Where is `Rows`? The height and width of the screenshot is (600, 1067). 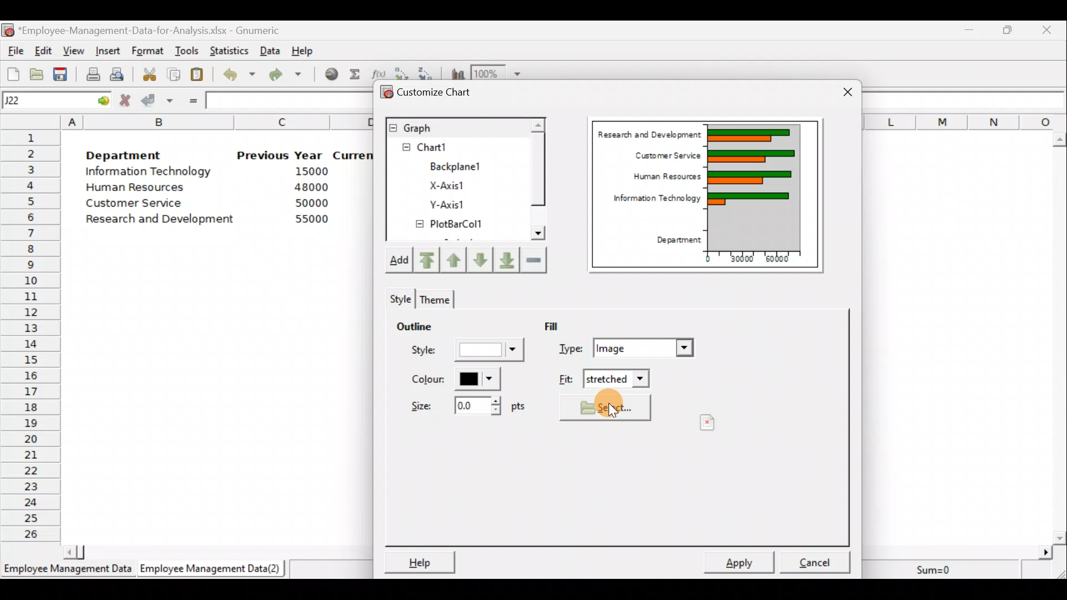 Rows is located at coordinates (31, 337).